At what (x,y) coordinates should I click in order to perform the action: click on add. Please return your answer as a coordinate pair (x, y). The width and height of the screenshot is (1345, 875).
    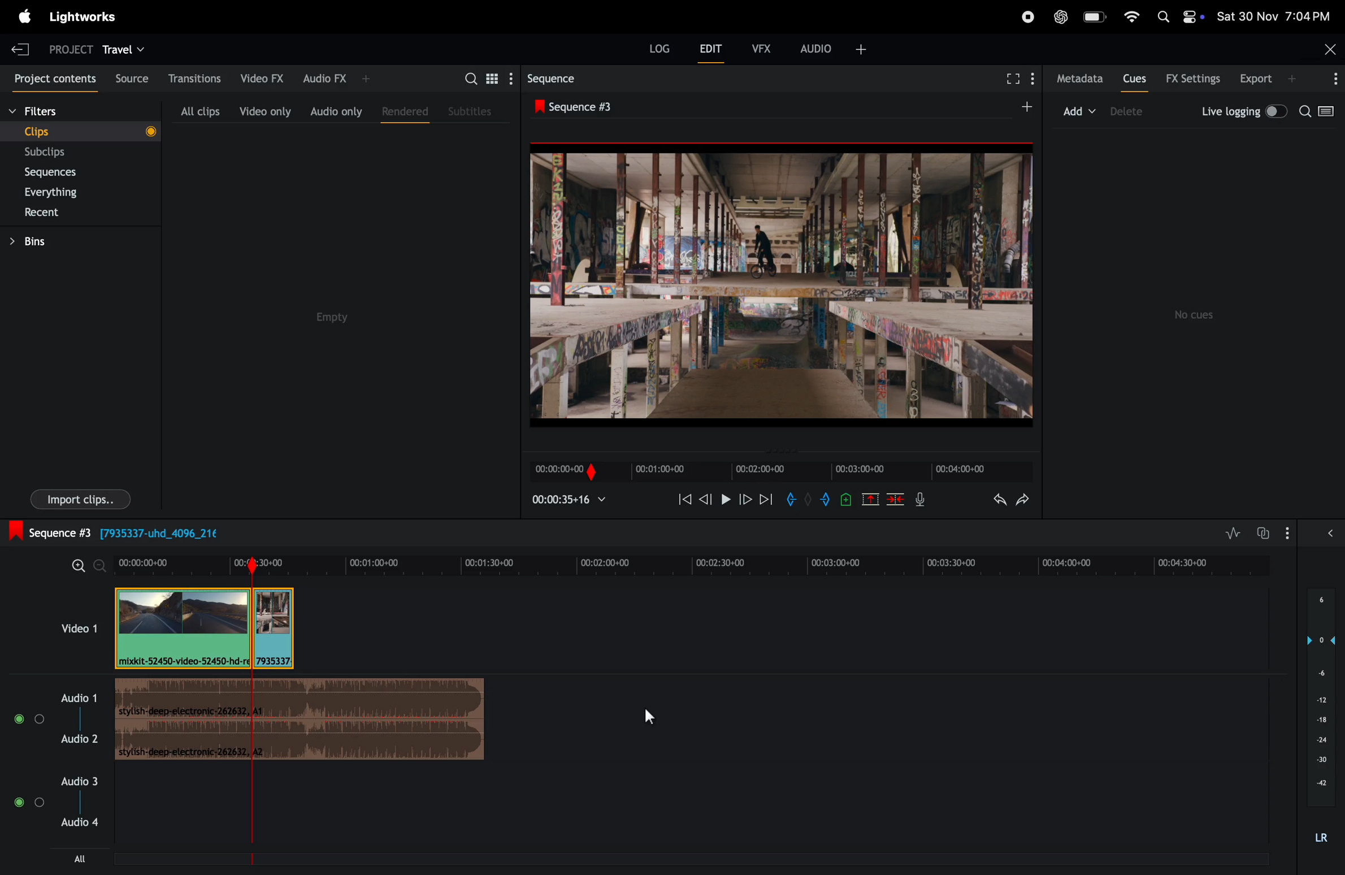
    Looking at the image, I should click on (1081, 110).